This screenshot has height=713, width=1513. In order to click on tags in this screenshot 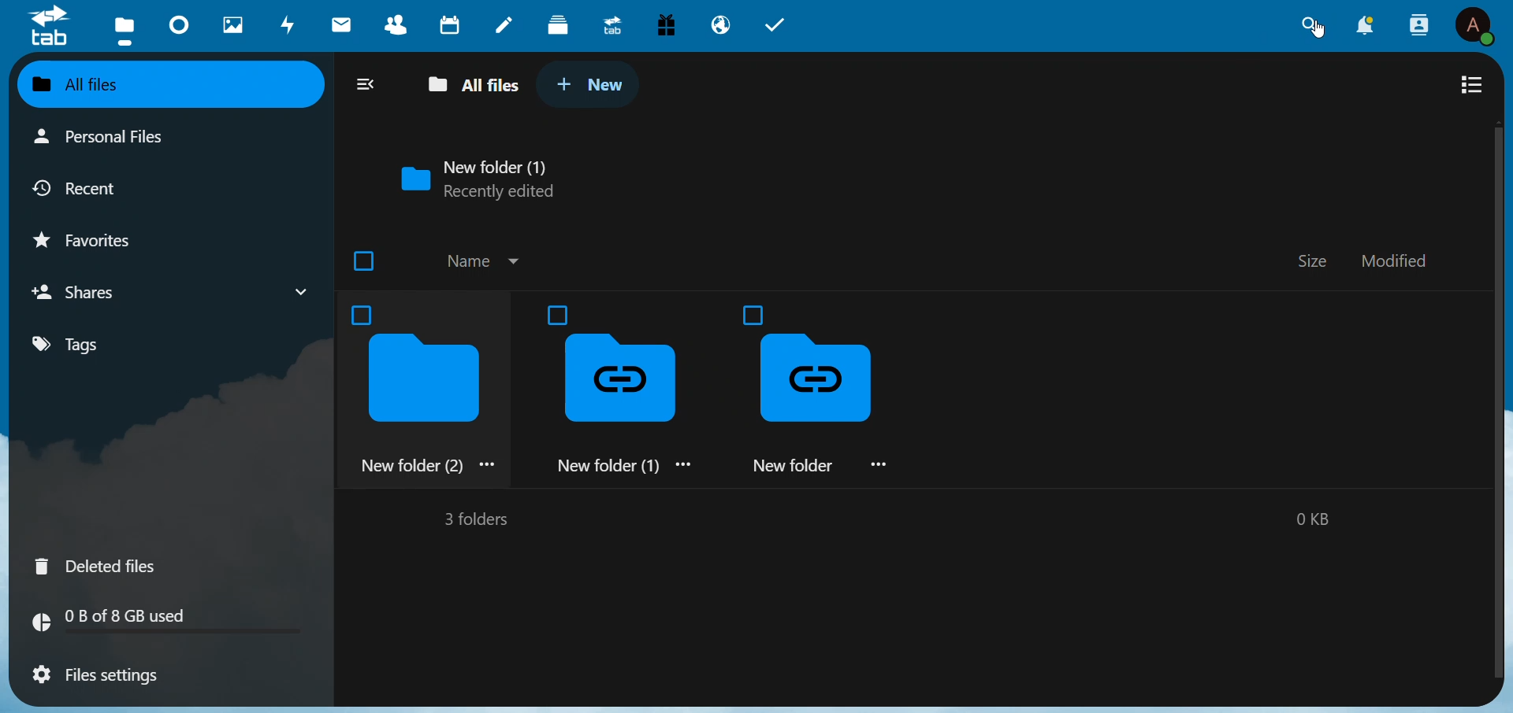, I will do `click(79, 344)`.